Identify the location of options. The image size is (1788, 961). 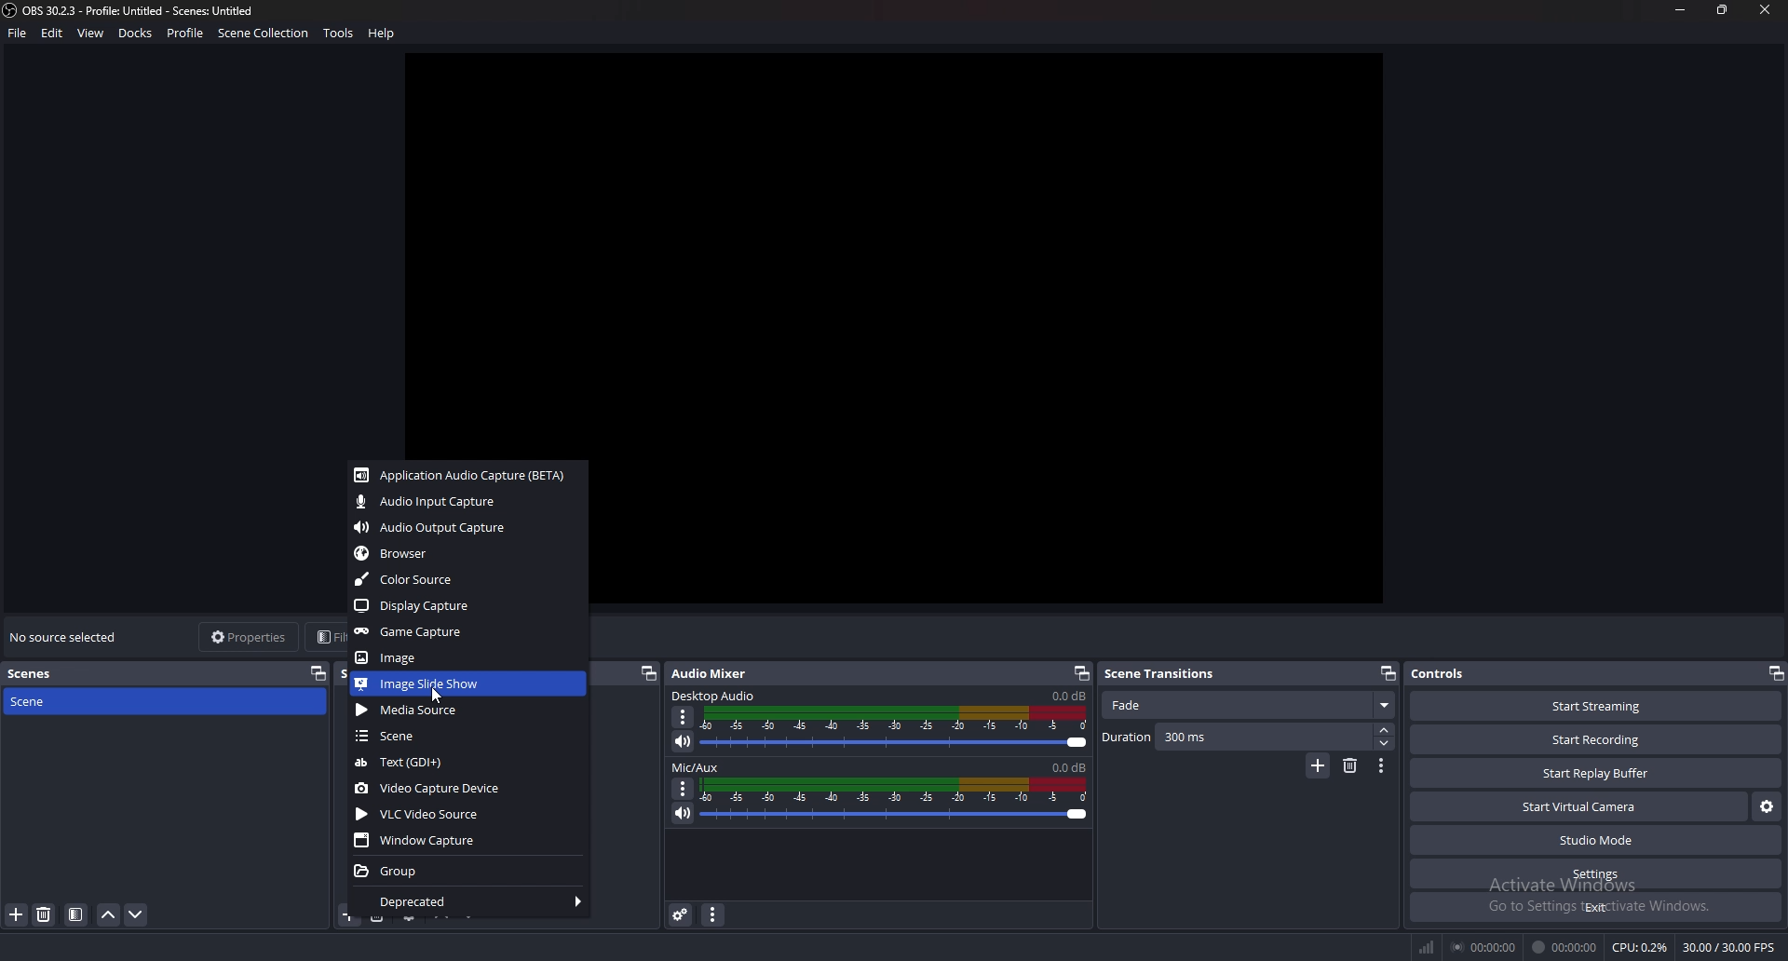
(684, 788).